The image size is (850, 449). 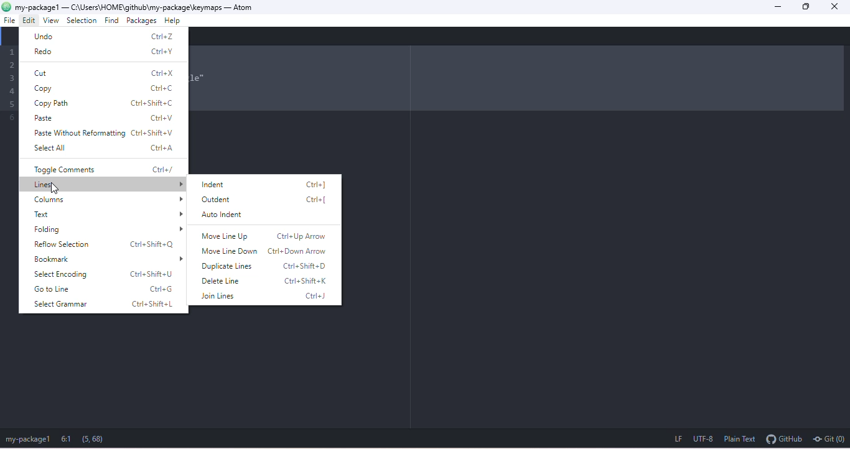 What do you see at coordinates (27, 440) in the screenshot?
I see `my package1` at bounding box center [27, 440].